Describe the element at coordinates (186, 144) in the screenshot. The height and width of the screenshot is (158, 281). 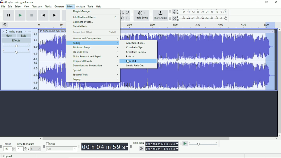
I see `Play-at-speed` at that location.